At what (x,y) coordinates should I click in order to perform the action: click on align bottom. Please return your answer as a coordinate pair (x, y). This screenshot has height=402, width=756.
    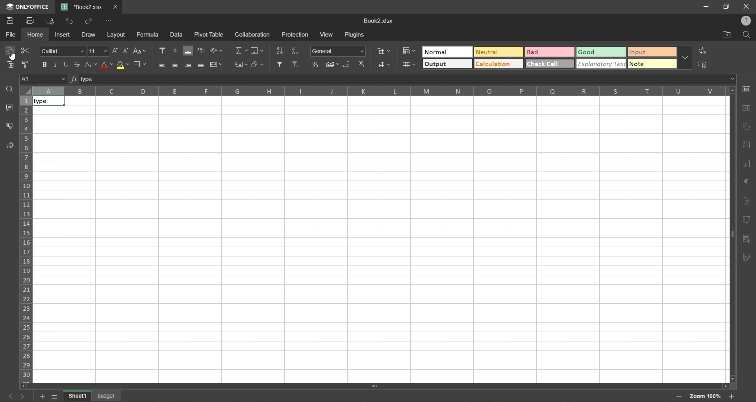
    Looking at the image, I should click on (187, 50).